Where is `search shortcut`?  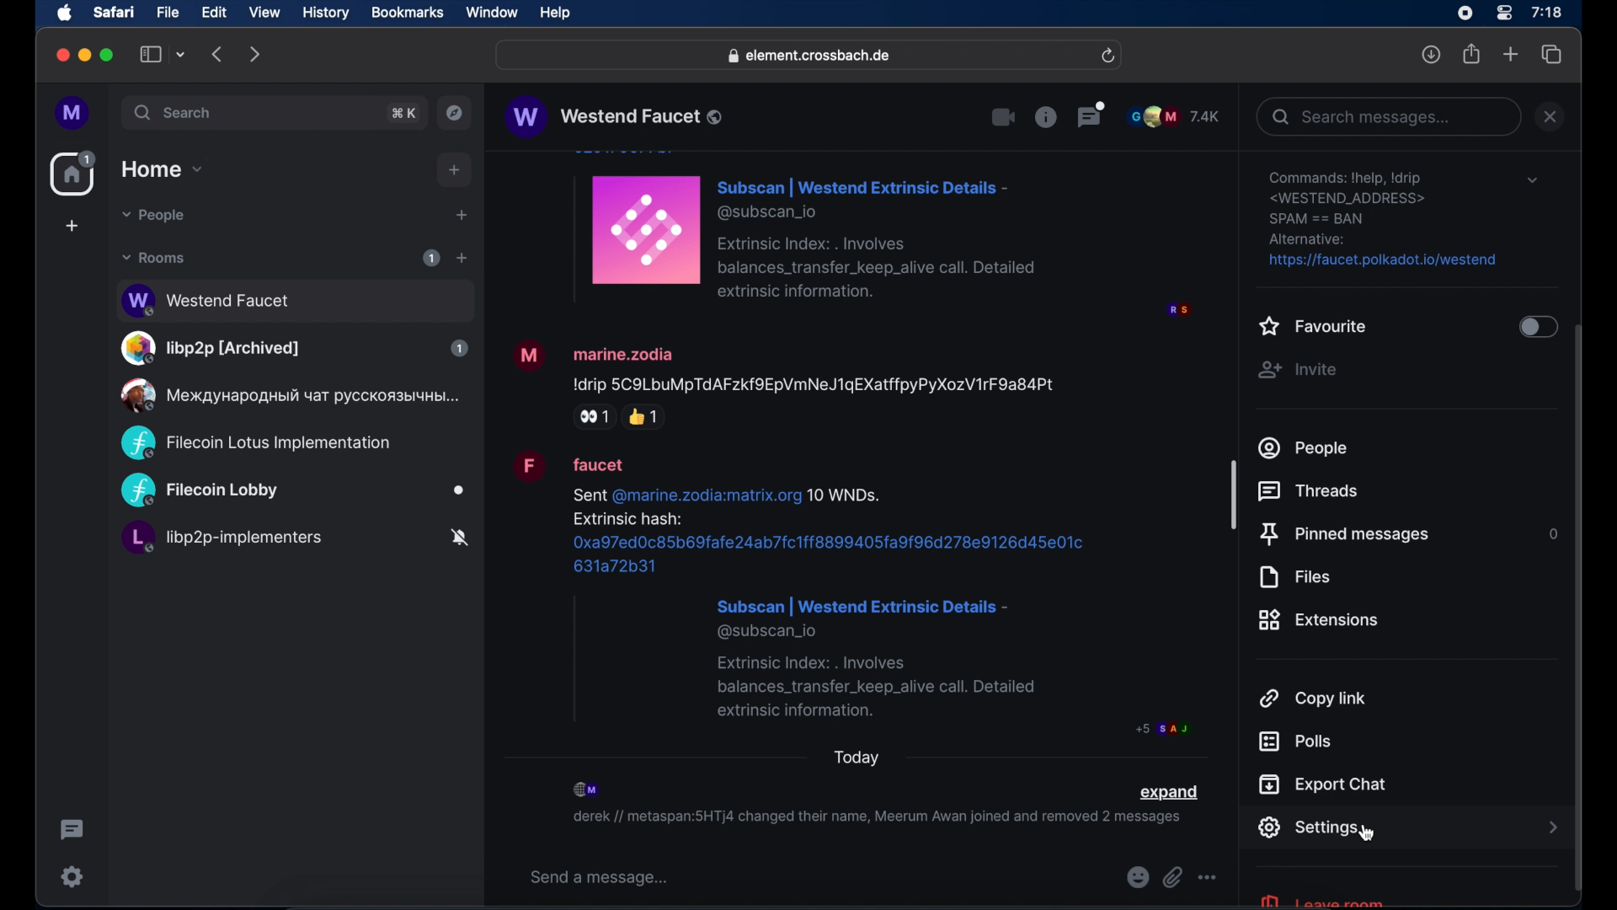 search shortcut is located at coordinates (405, 113).